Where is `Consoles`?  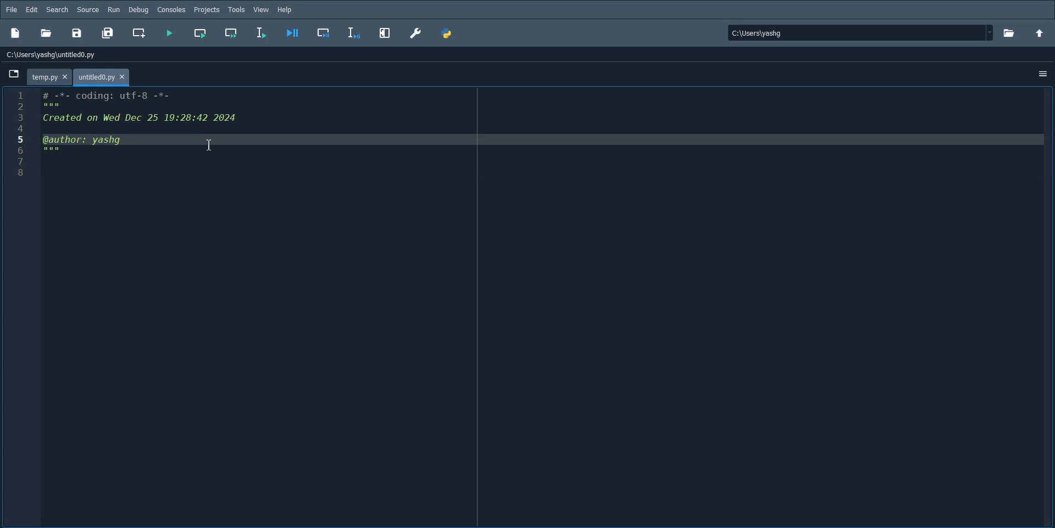
Consoles is located at coordinates (173, 9).